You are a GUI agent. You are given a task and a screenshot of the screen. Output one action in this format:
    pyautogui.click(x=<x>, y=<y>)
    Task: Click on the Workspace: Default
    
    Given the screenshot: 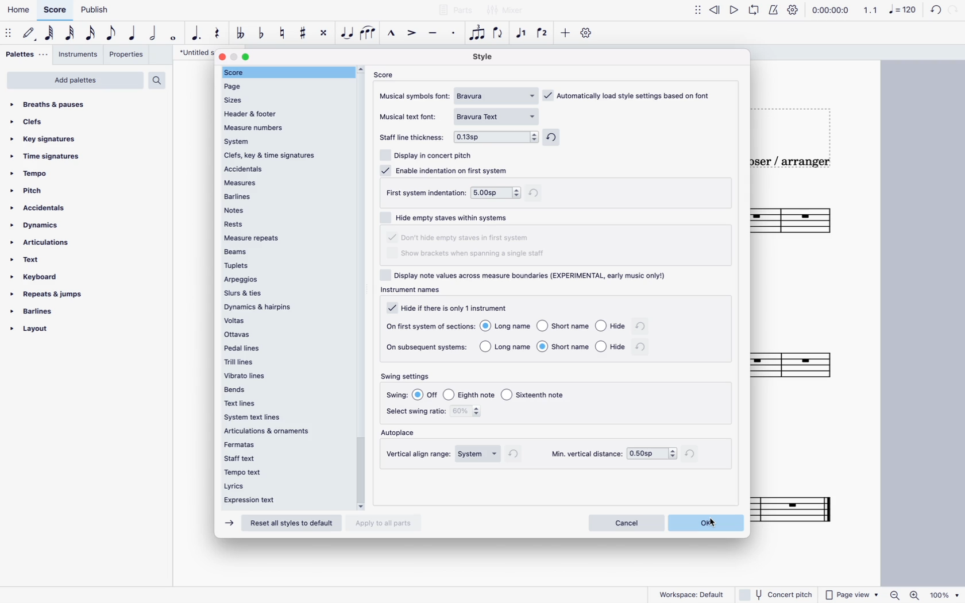 What is the action you would take?
    pyautogui.click(x=692, y=593)
    